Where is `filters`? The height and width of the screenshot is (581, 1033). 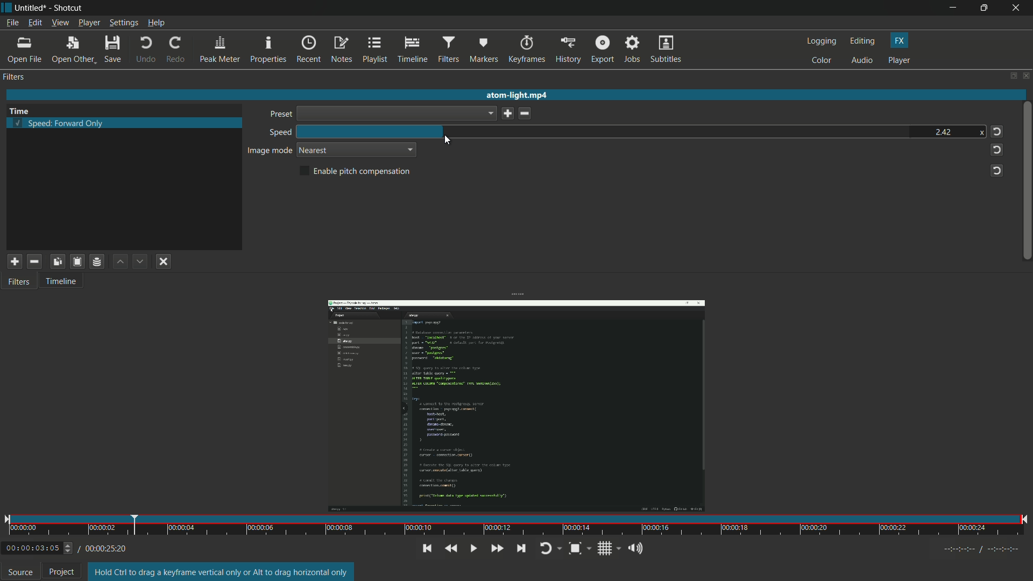 filters is located at coordinates (15, 77).